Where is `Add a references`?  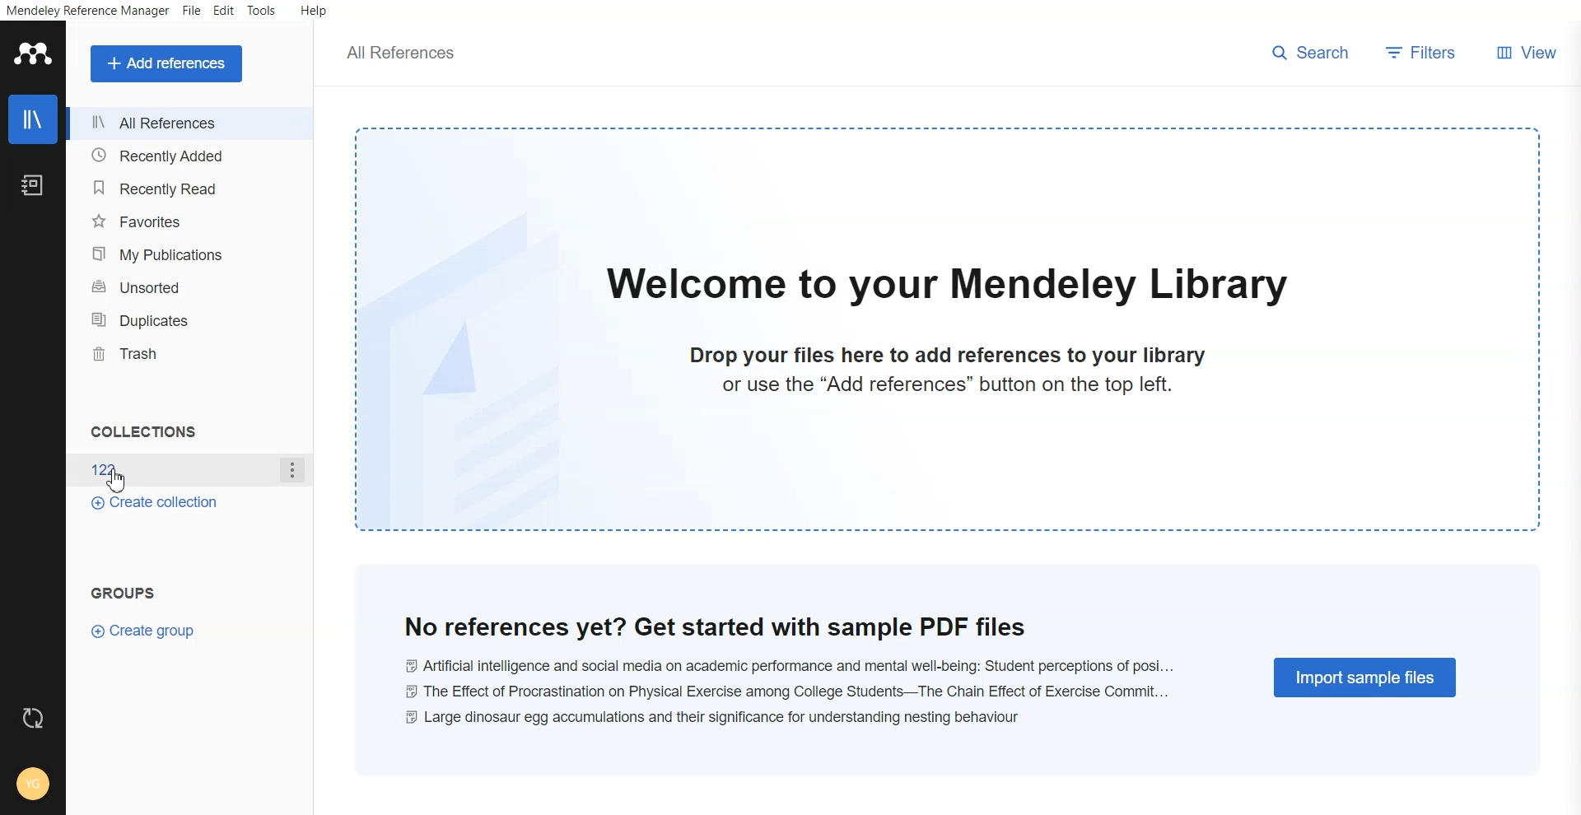 Add a references is located at coordinates (165, 64).